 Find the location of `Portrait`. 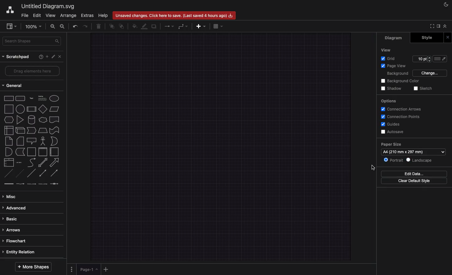

Portrait is located at coordinates (394, 161).